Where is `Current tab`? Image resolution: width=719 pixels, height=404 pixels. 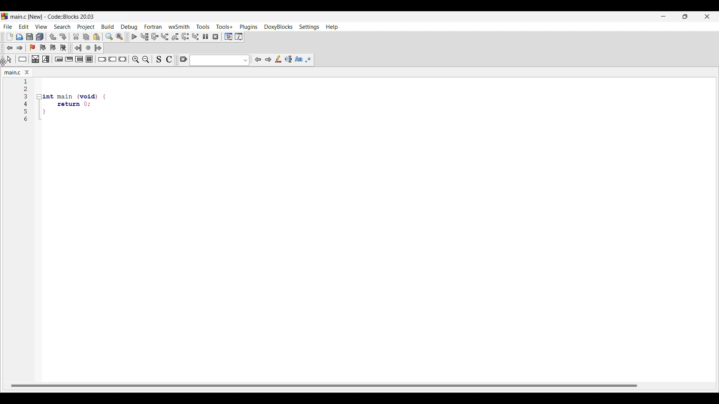
Current tab is located at coordinates (13, 73).